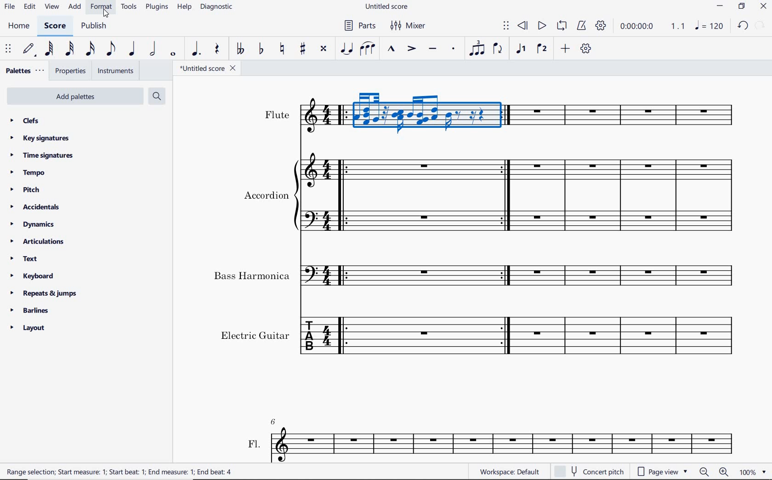  What do you see at coordinates (391, 49) in the screenshot?
I see `marcato` at bounding box center [391, 49].